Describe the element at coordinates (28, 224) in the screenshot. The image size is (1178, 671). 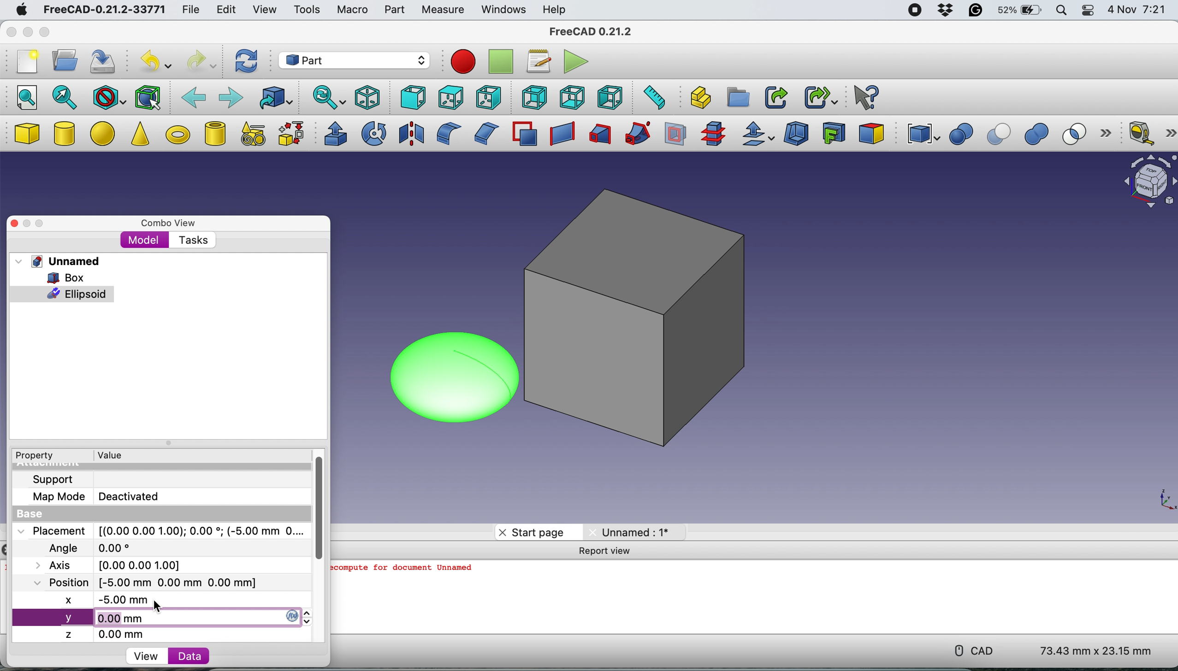
I see `minimise` at that location.